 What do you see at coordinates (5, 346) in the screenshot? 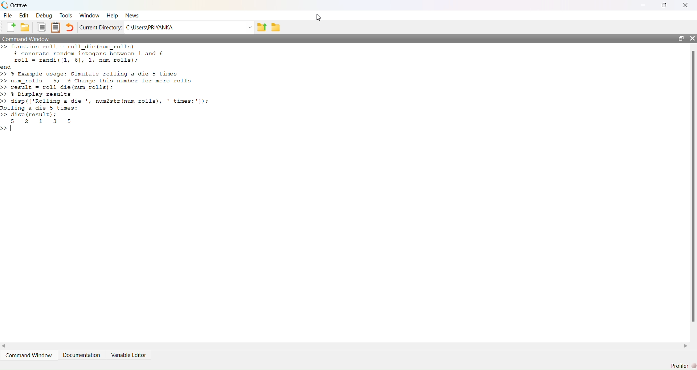
I see `scroll left` at bounding box center [5, 346].